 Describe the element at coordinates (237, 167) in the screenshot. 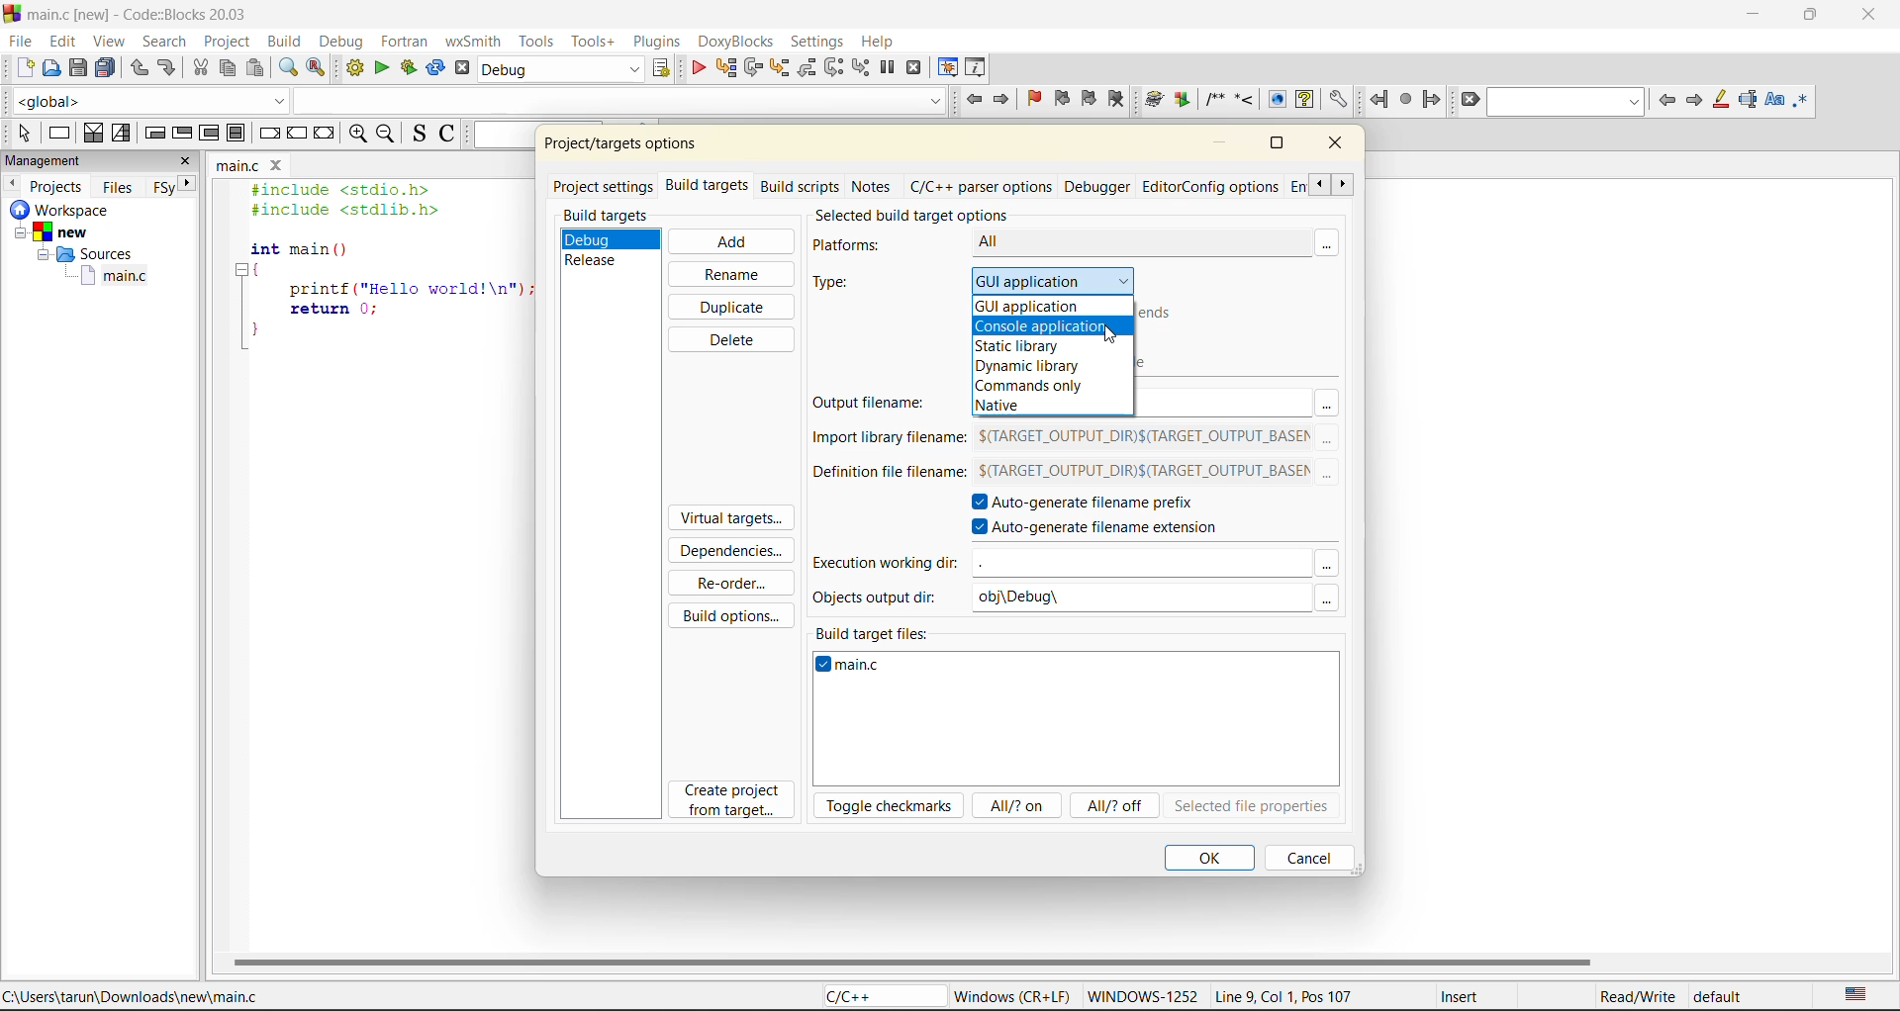

I see `main.c` at that location.